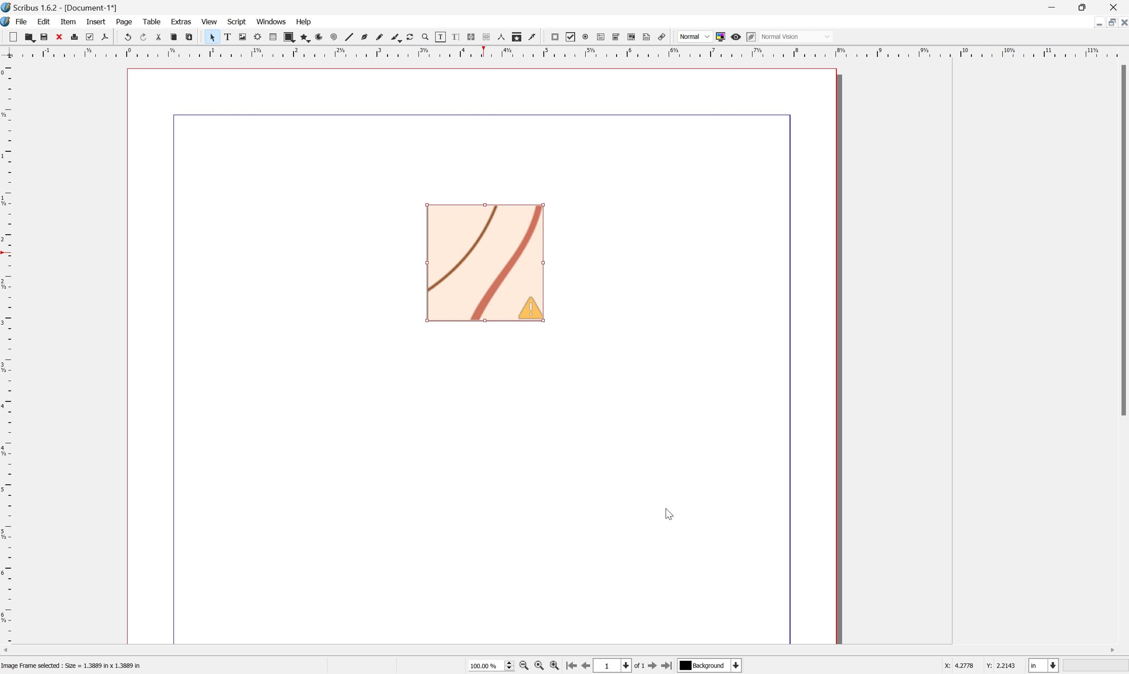 The image size is (1129, 674). I want to click on Minimize, so click(1052, 7).